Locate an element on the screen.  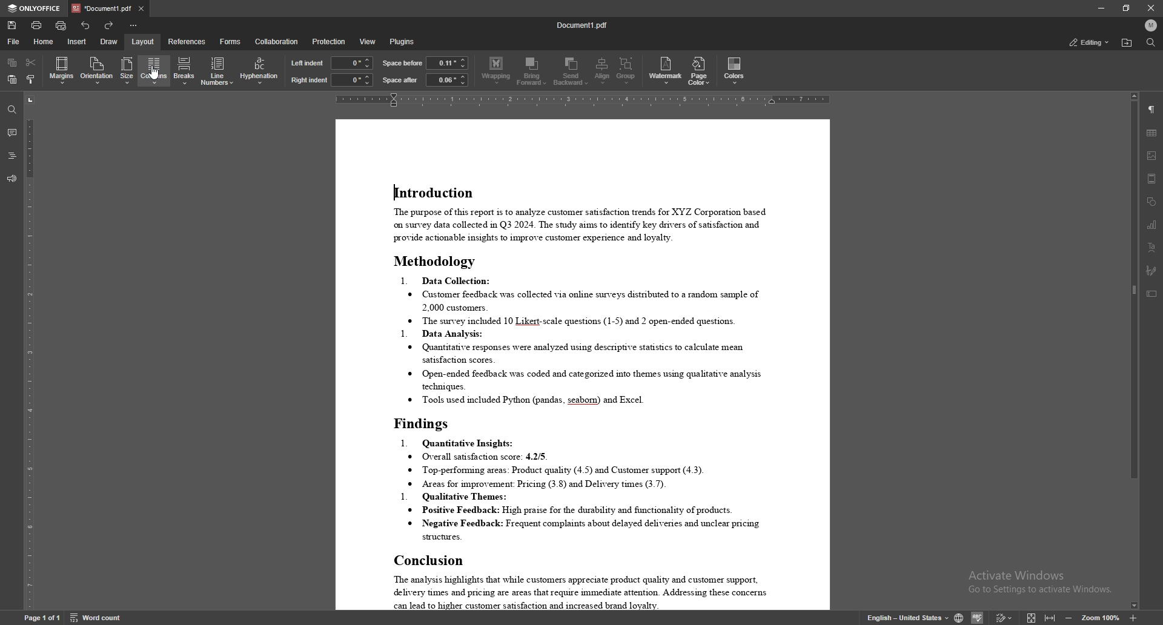
feedback is located at coordinates (12, 179).